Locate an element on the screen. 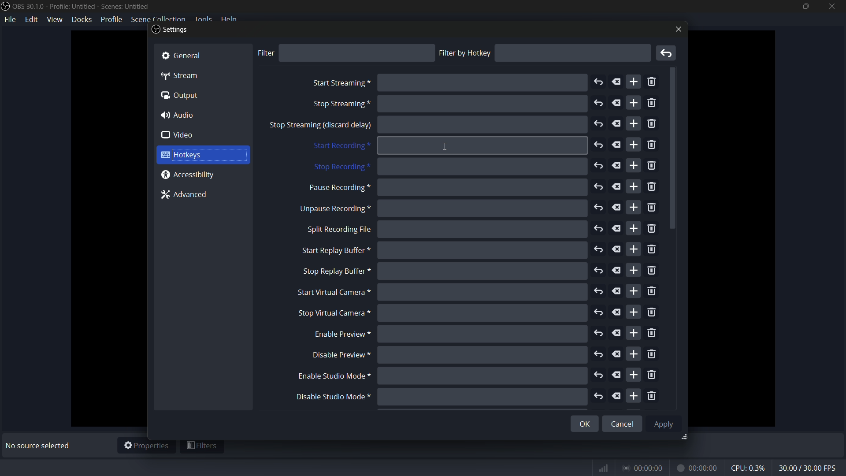  (a Output is located at coordinates (182, 97).